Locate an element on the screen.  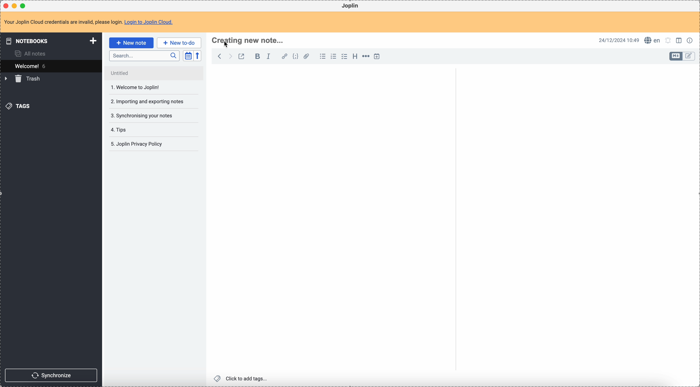
numbered list is located at coordinates (334, 56).